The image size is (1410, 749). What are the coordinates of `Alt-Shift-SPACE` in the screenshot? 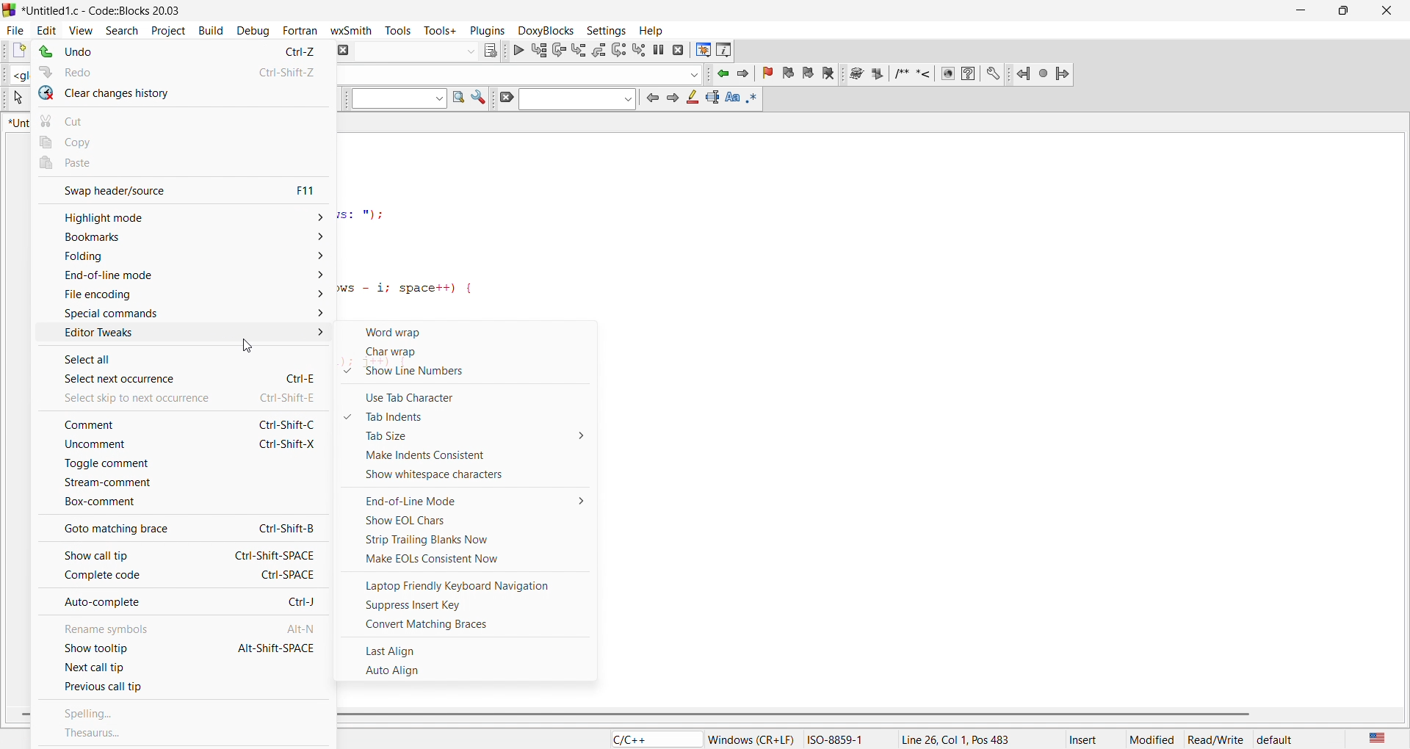 It's located at (275, 648).